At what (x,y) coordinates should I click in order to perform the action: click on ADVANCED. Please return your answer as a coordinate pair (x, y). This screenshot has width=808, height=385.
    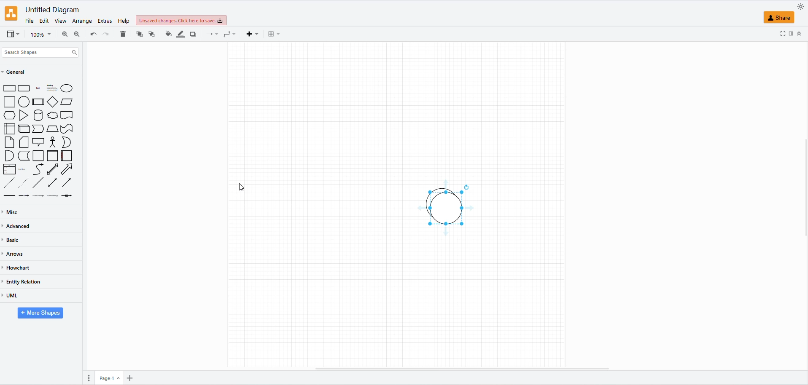
    Looking at the image, I should click on (19, 226).